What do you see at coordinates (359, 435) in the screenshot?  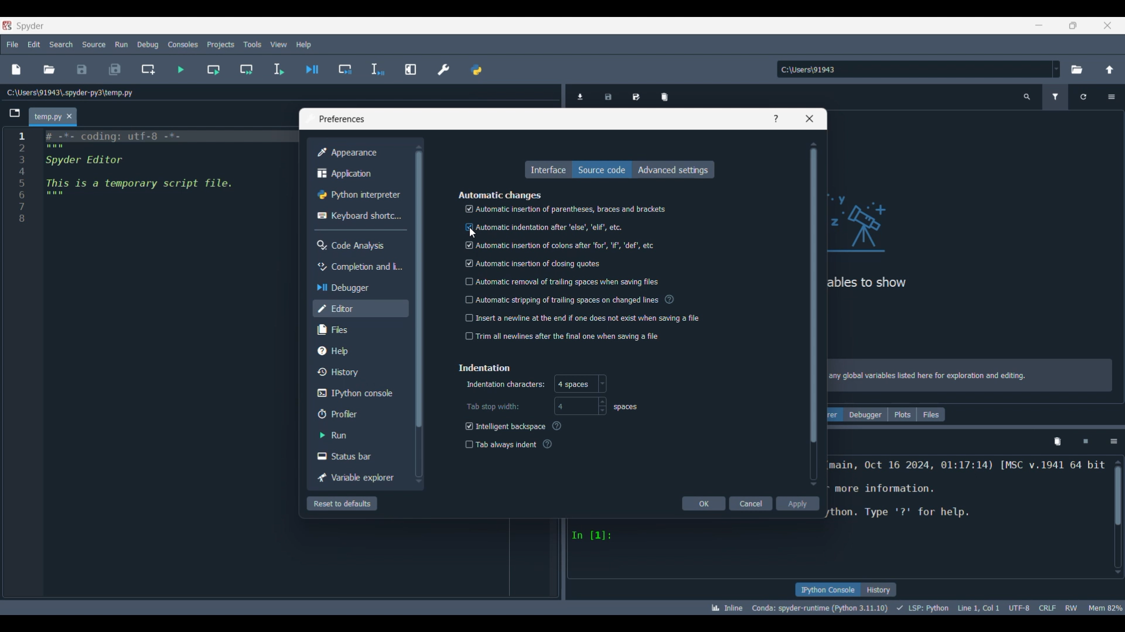 I see `Run` at bounding box center [359, 435].